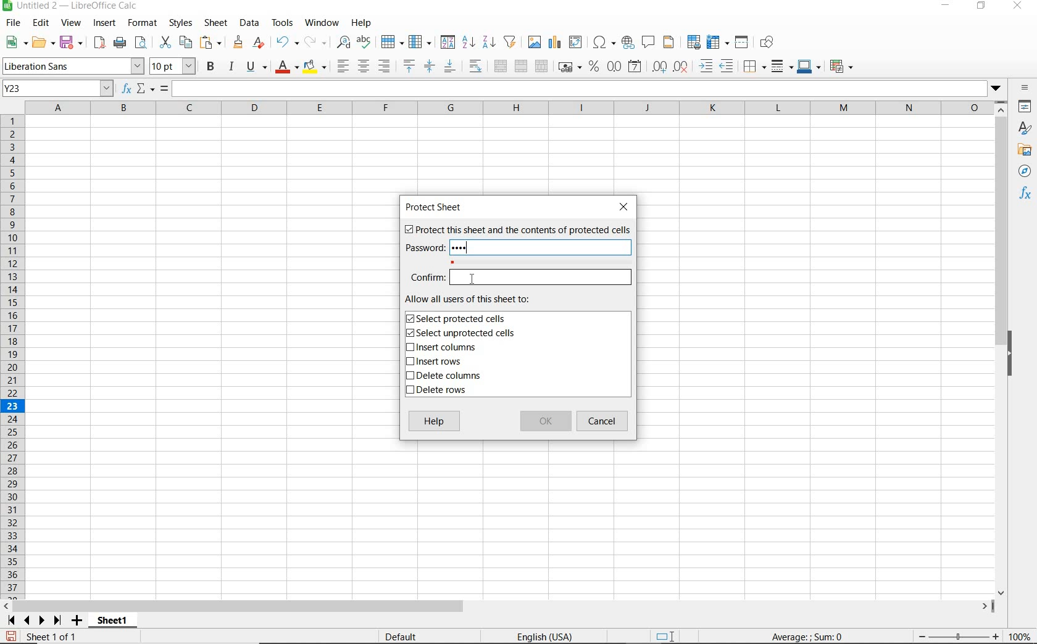  Describe the element at coordinates (615, 66) in the screenshot. I see `FORMAT AS NUMBER` at that location.